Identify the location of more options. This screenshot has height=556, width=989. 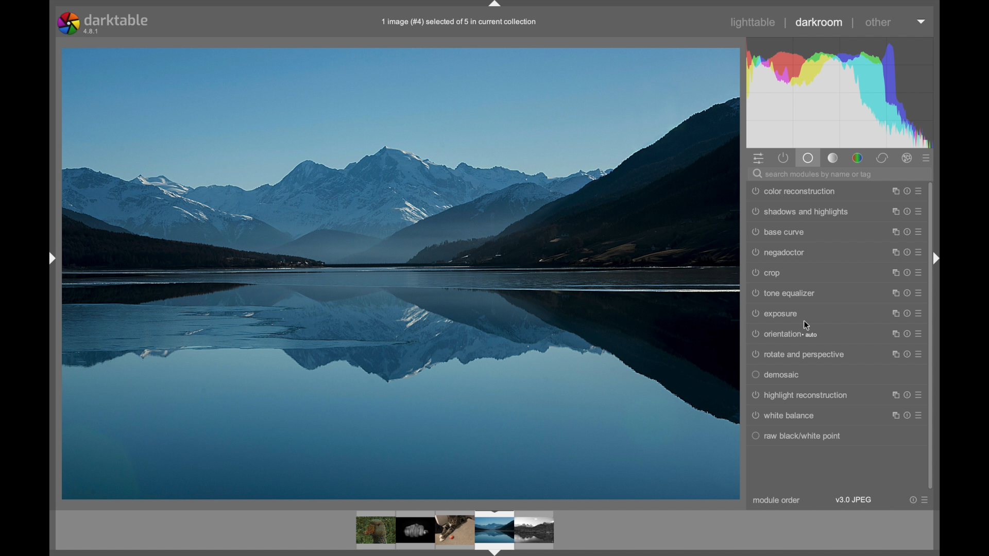
(907, 314).